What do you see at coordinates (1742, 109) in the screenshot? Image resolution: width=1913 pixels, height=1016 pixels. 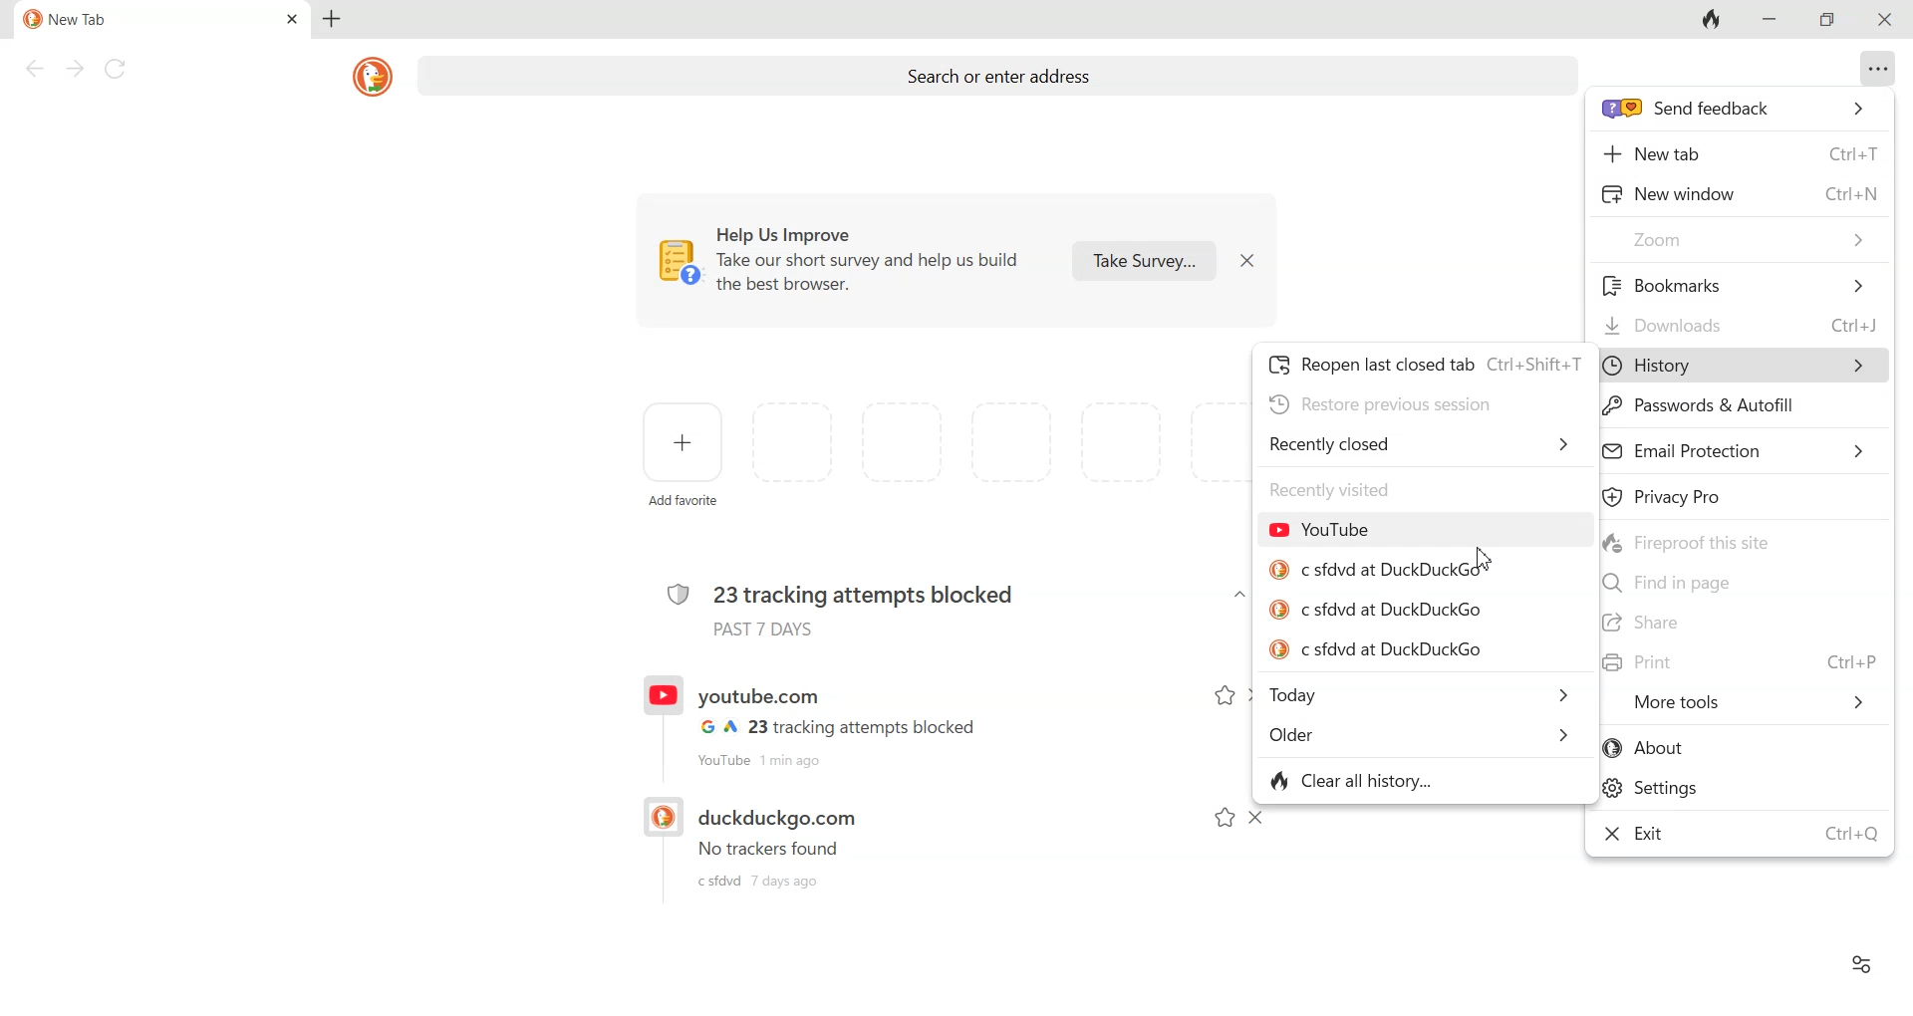 I see `send feedback` at bounding box center [1742, 109].